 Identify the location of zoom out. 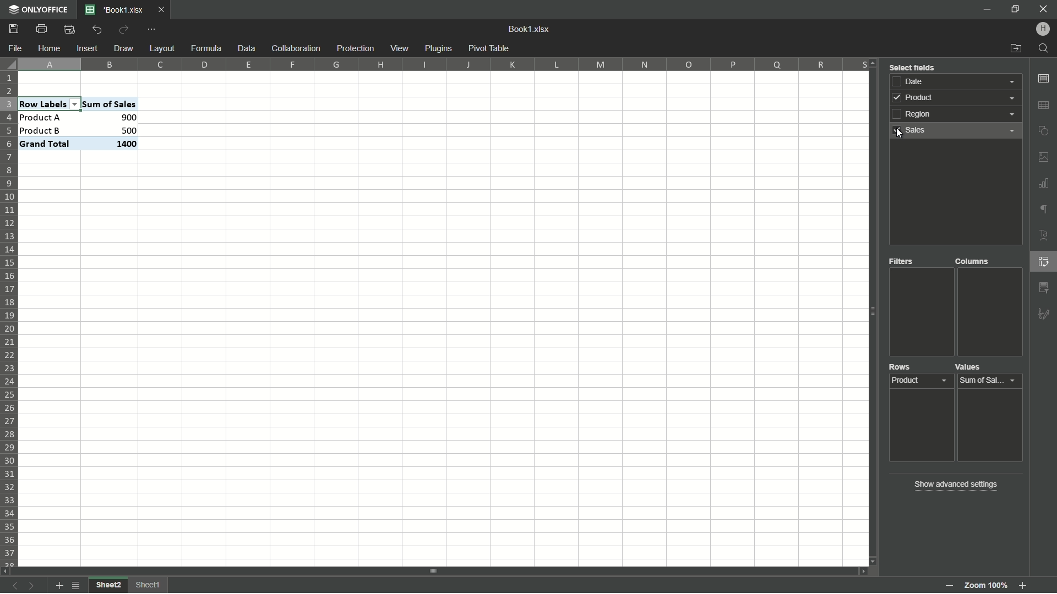
(947, 586).